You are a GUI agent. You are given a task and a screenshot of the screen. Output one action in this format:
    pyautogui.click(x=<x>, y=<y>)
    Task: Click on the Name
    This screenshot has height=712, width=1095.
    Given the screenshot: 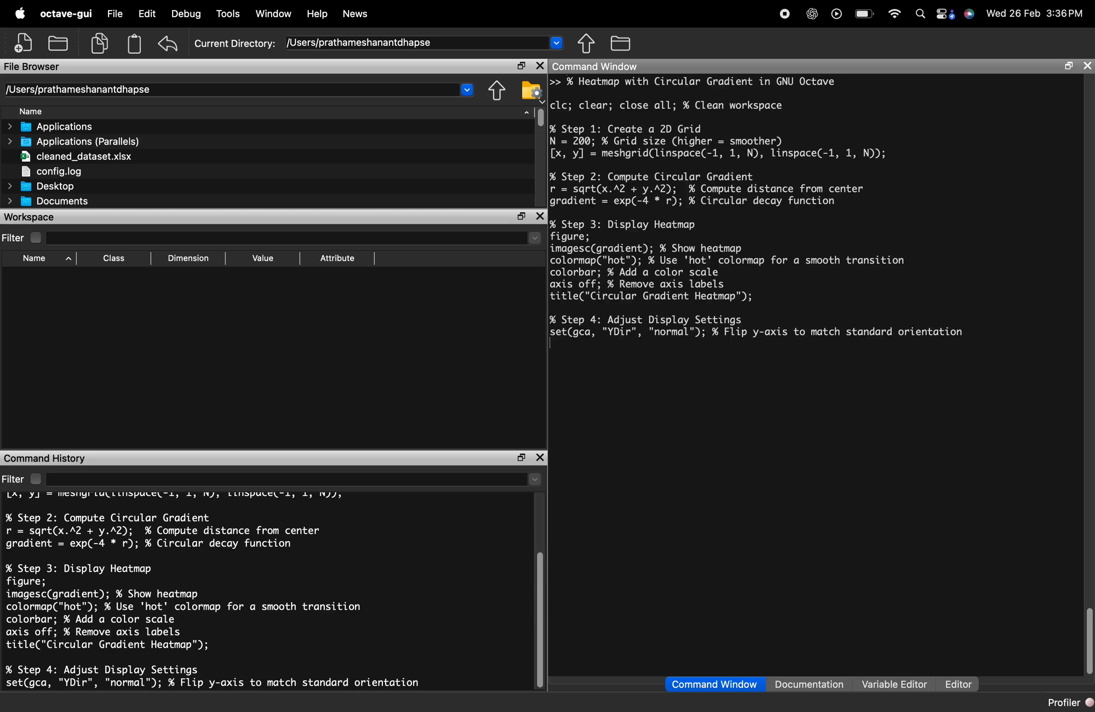 What is the action you would take?
    pyautogui.click(x=59, y=112)
    